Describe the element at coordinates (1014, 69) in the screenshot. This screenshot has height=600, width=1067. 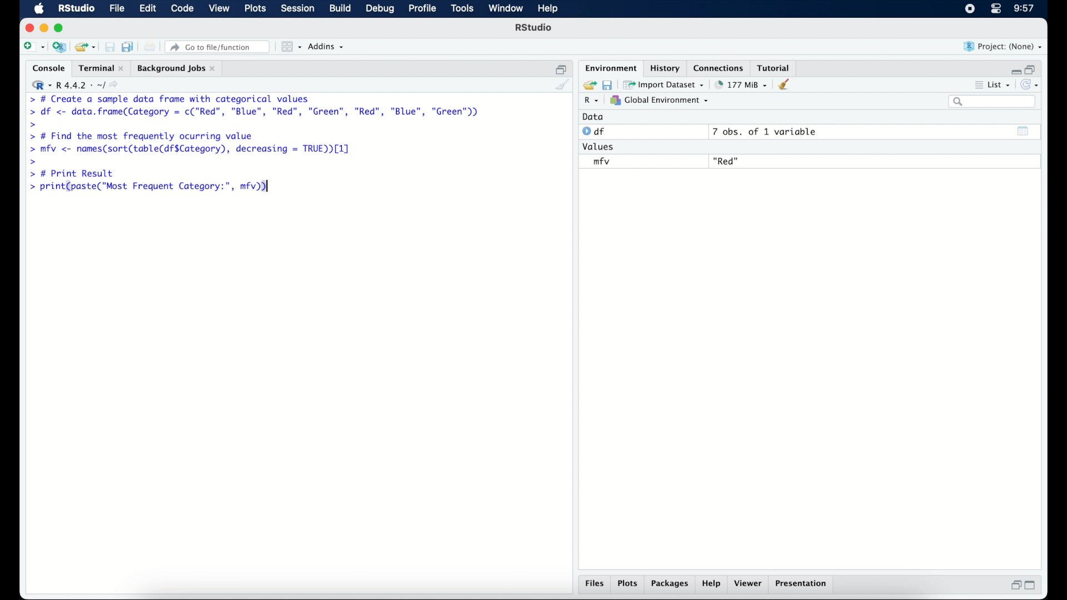
I see `minimize` at that location.